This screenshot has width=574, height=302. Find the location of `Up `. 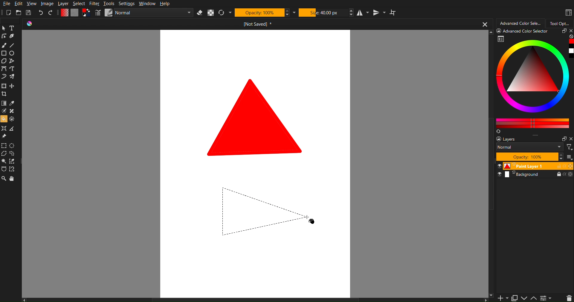

Up  is located at coordinates (534, 298).